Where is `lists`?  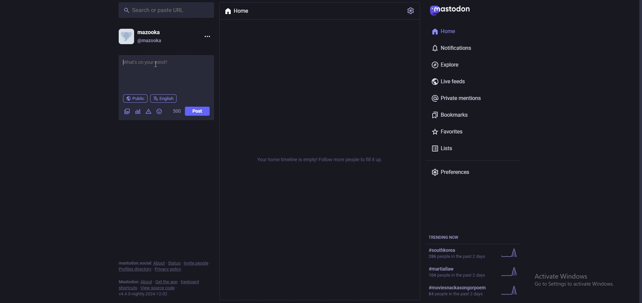 lists is located at coordinates (464, 148).